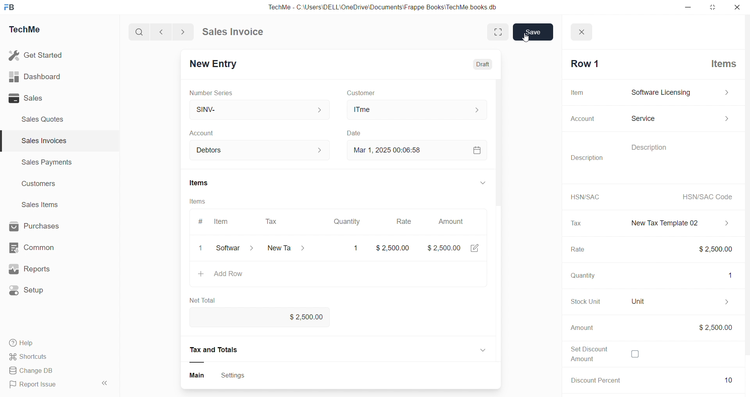 The image size is (750, 397). Describe the element at coordinates (678, 93) in the screenshot. I see `Software Licensing >` at that location.